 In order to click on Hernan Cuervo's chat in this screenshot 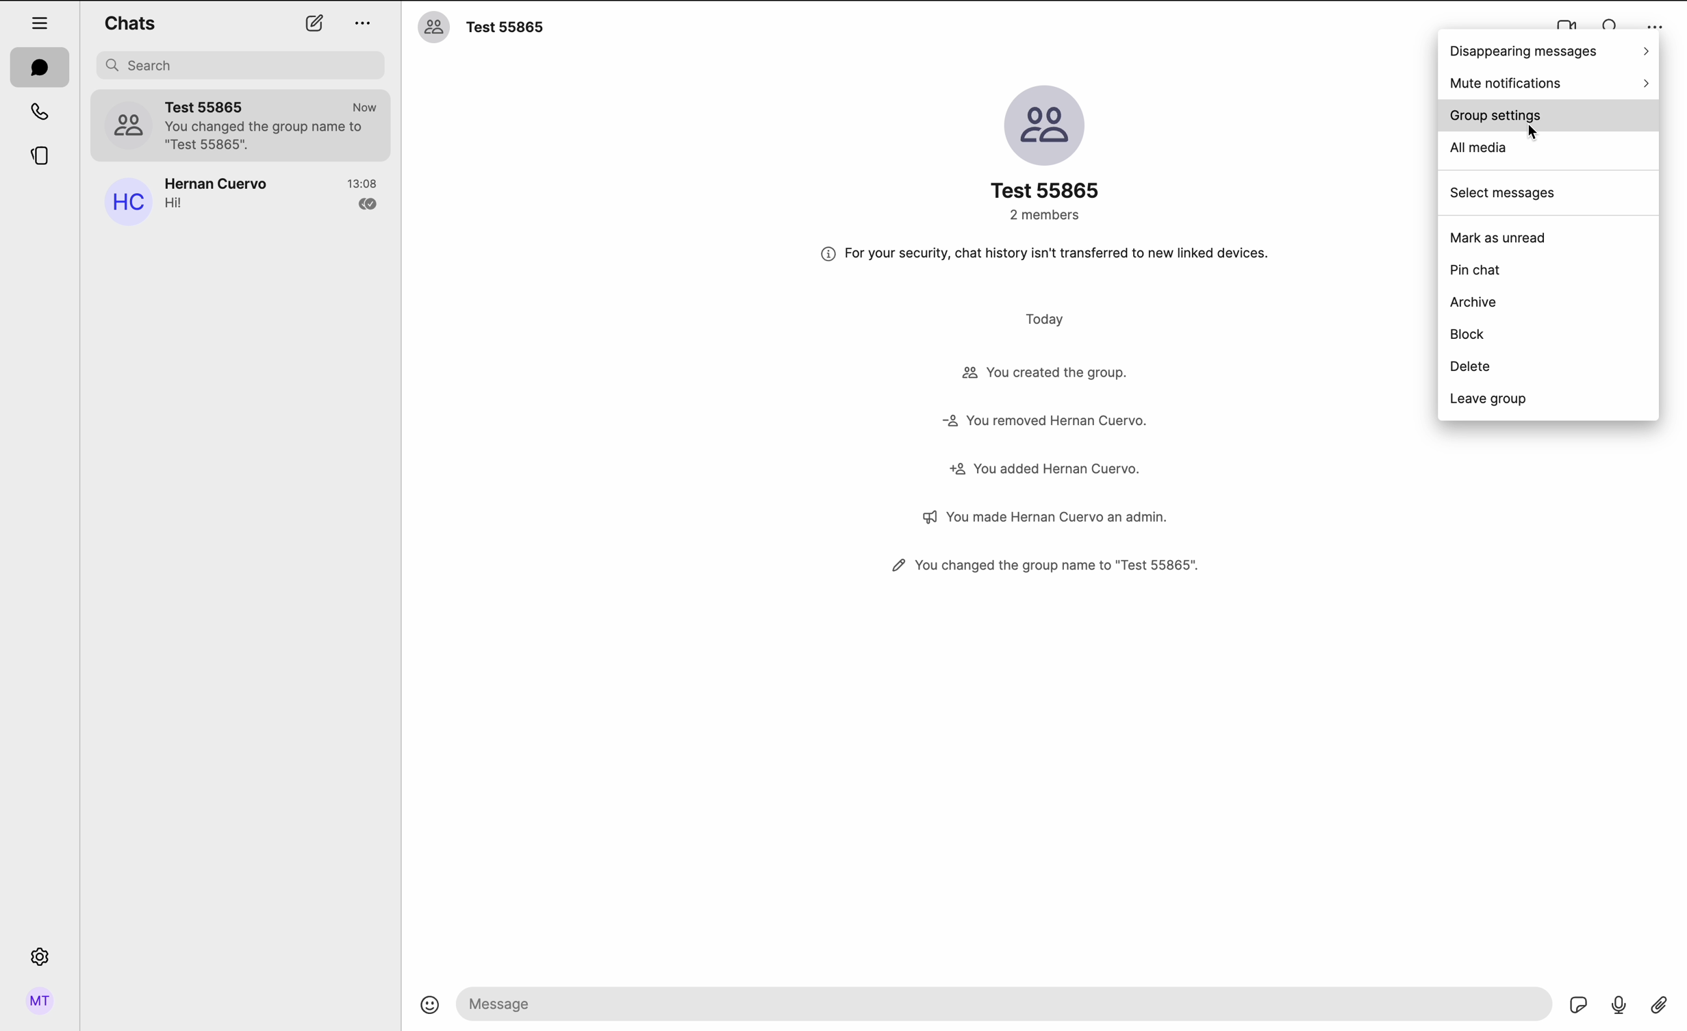, I will do `click(274, 199)`.